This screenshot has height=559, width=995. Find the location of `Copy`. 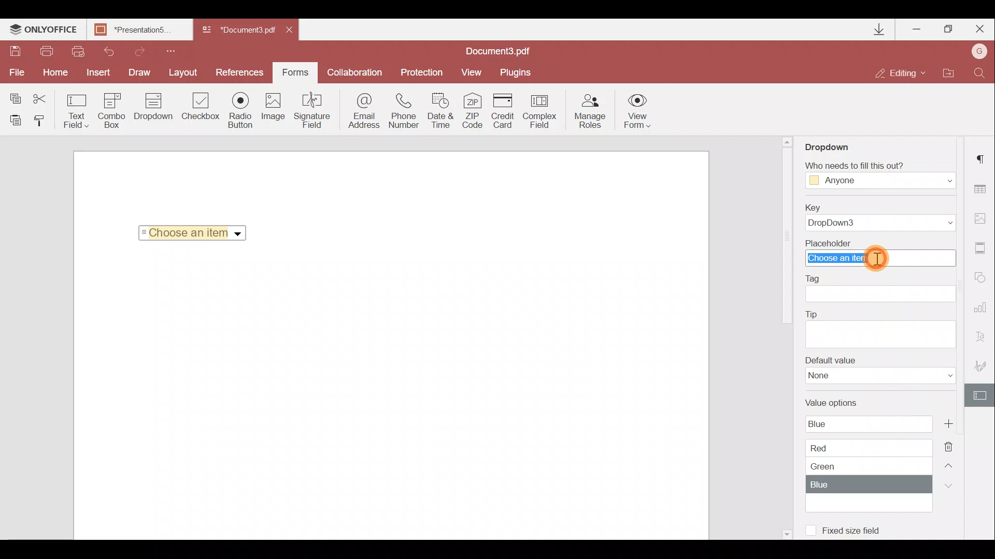

Copy is located at coordinates (12, 95).